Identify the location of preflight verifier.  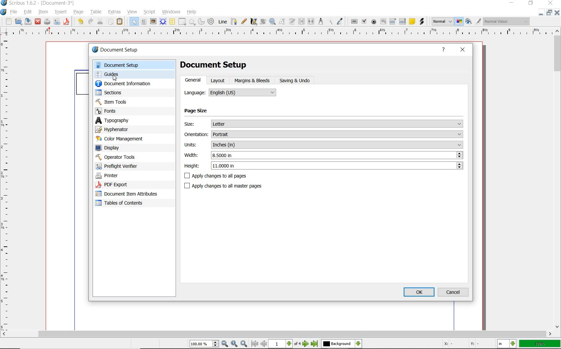
(57, 22).